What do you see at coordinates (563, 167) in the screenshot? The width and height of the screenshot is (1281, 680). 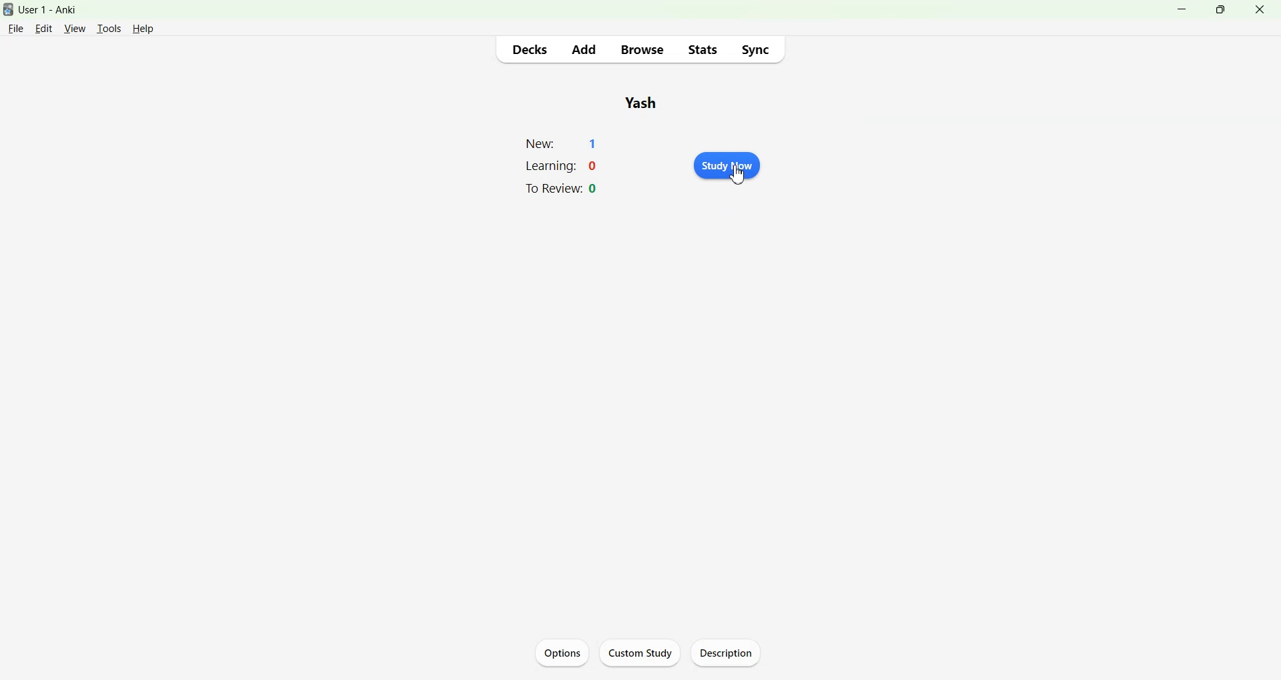 I see `New: 1 Learning: 0 To Review: 0` at bounding box center [563, 167].